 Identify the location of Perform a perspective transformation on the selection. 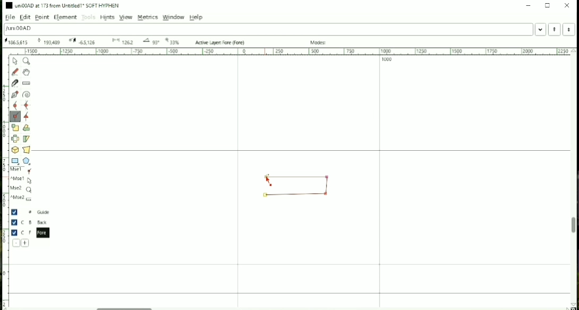
(27, 149).